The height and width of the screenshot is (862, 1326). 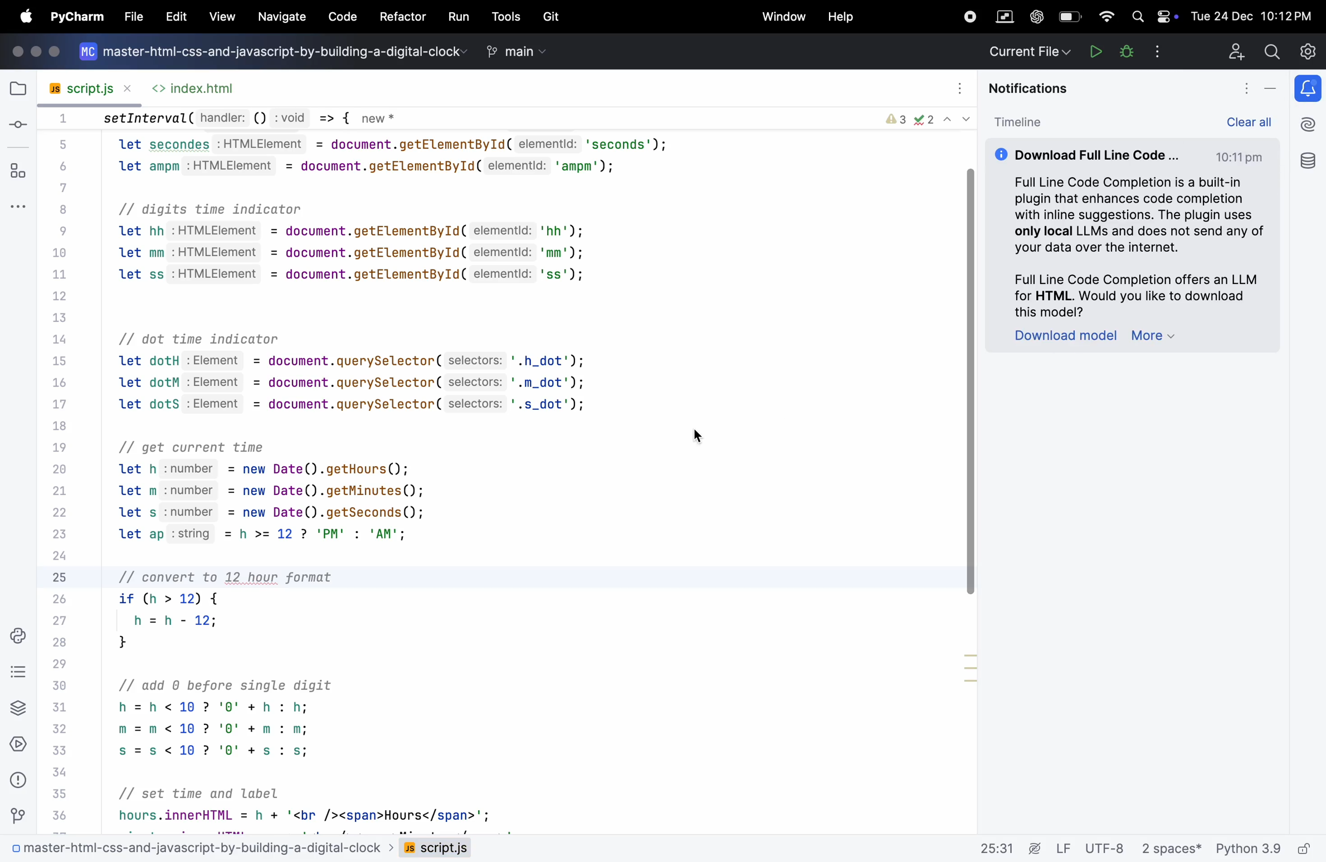 What do you see at coordinates (1089, 152) in the screenshot?
I see `Download Full Line Code ...` at bounding box center [1089, 152].